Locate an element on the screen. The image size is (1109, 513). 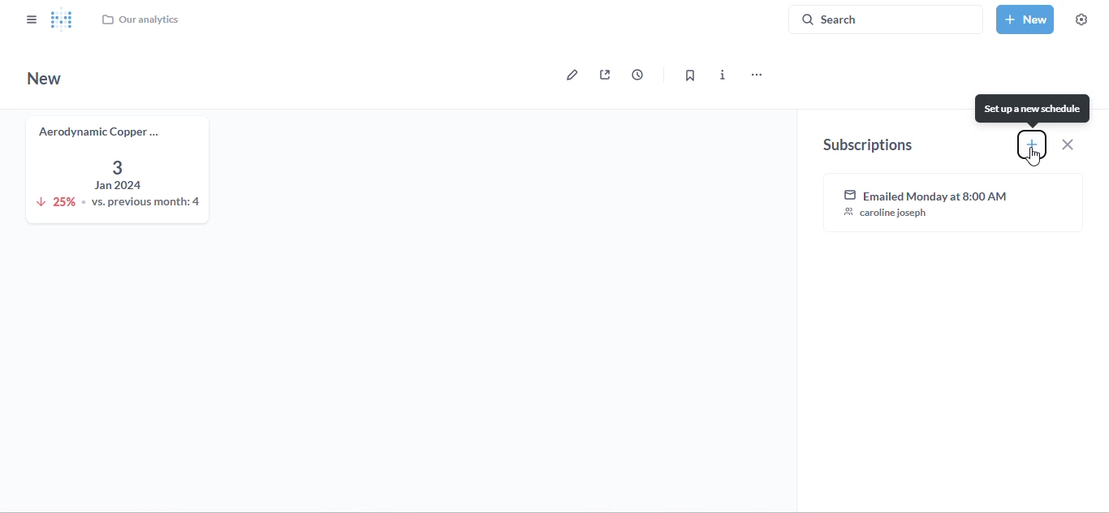
edit dashboard is located at coordinates (568, 75).